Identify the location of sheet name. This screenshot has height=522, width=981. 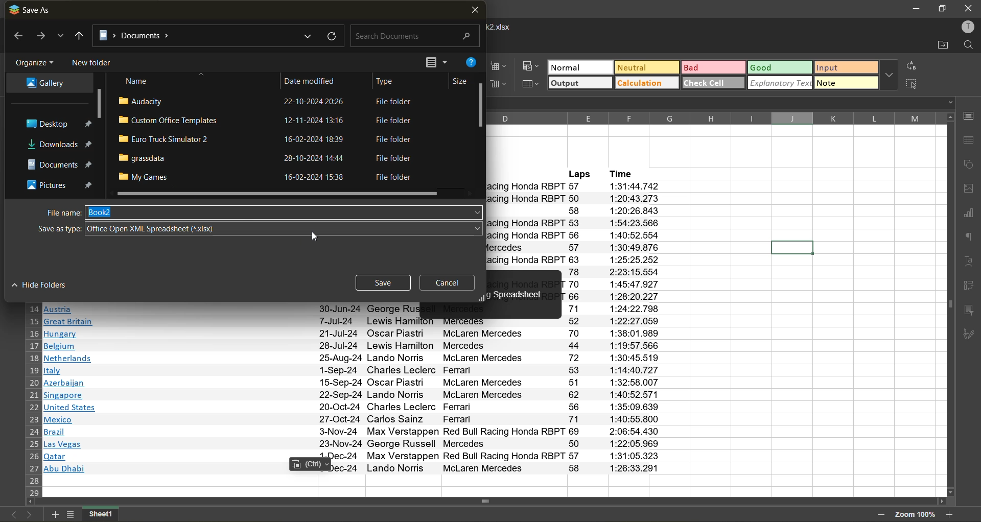
(100, 514).